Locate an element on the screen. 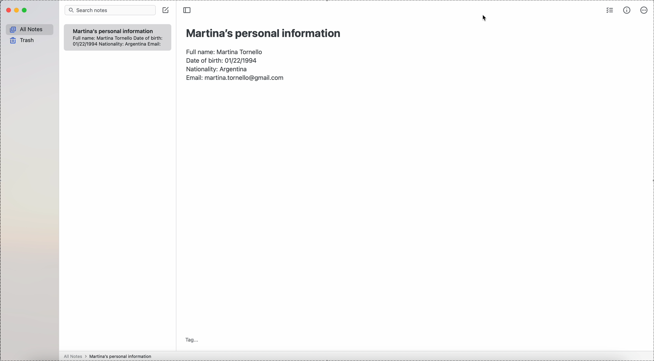 The image size is (654, 361). email is located at coordinates (235, 79).